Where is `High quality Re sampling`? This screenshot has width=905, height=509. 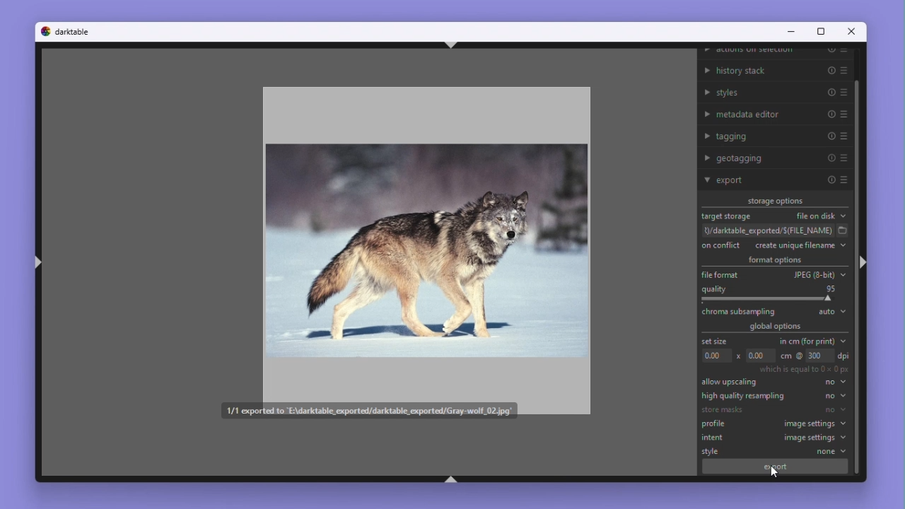 High quality Re sampling is located at coordinates (742, 396).